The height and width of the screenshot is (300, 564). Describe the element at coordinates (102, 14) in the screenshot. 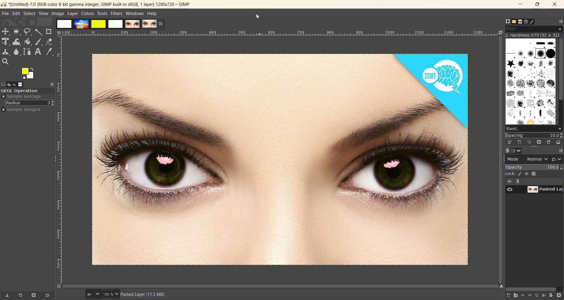

I see `tools` at that location.